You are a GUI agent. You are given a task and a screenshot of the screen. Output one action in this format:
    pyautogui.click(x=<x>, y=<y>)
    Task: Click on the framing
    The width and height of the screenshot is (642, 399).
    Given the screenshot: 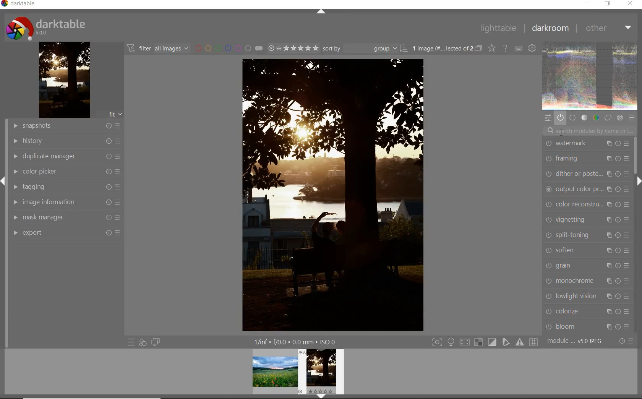 What is the action you would take?
    pyautogui.click(x=587, y=157)
    